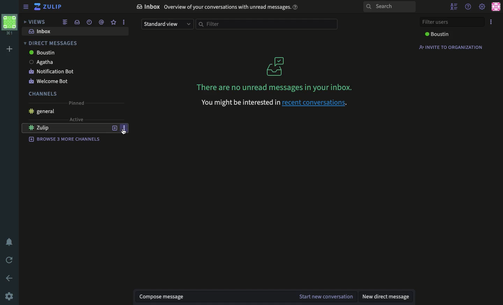  What do you see at coordinates (125, 132) in the screenshot?
I see `click` at bounding box center [125, 132].